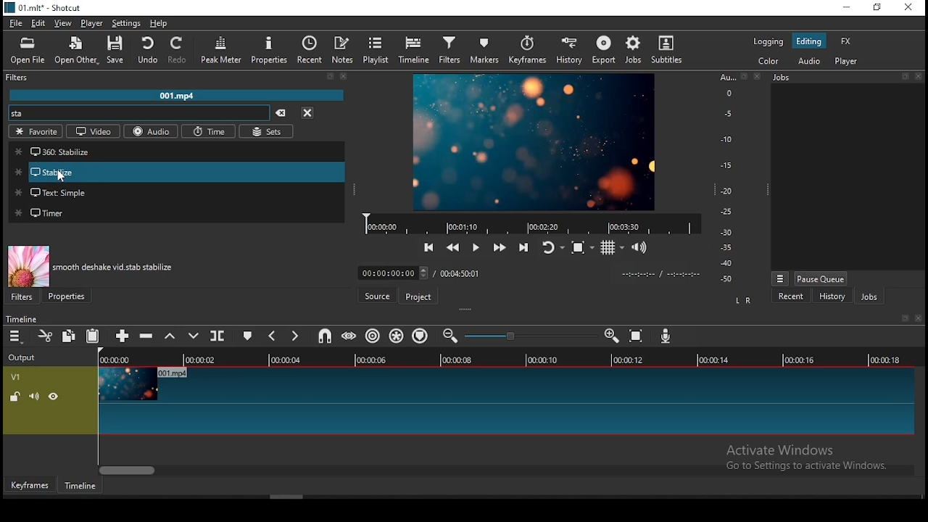 The height and width of the screenshot is (522, 928). What do you see at coordinates (177, 51) in the screenshot?
I see `Redo` at bounding box center [177, 51].